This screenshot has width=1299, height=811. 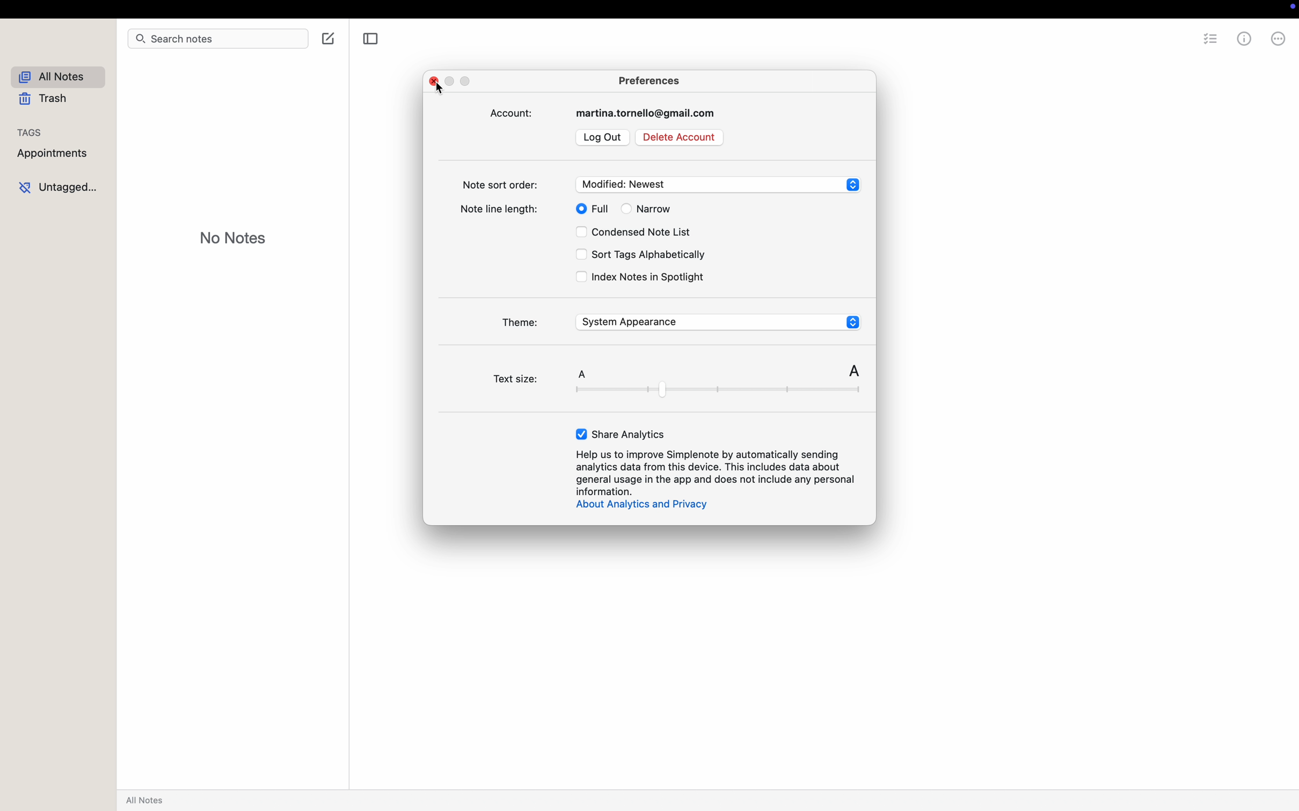 I want to click on text size, so click(x=675, y=382).